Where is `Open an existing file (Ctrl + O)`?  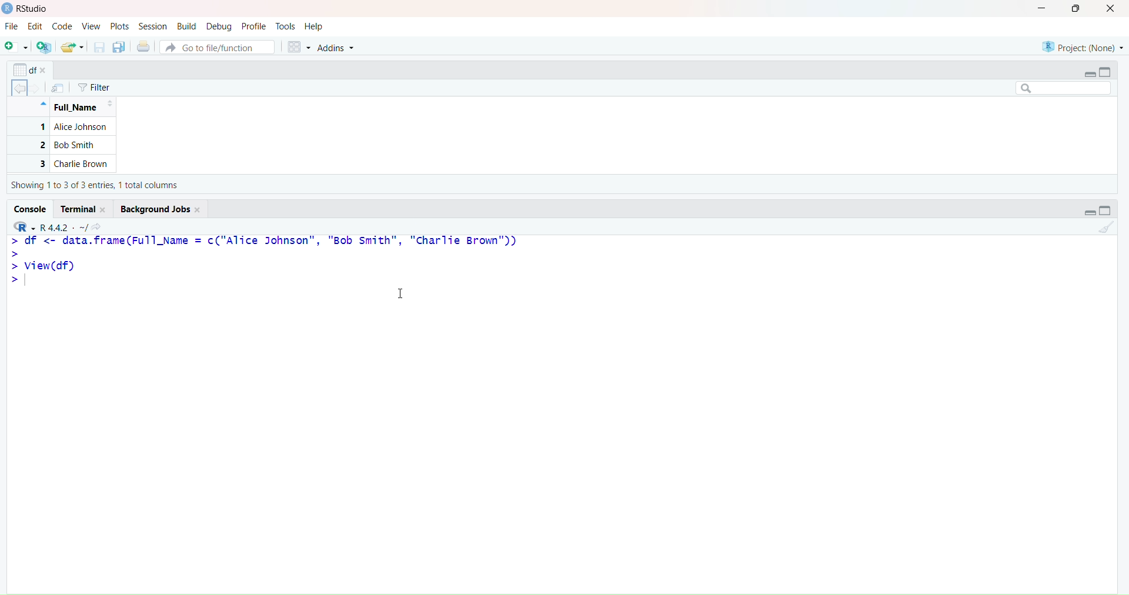 Open an existing file (Ctrl + O) is located at coordinates (74, 47).